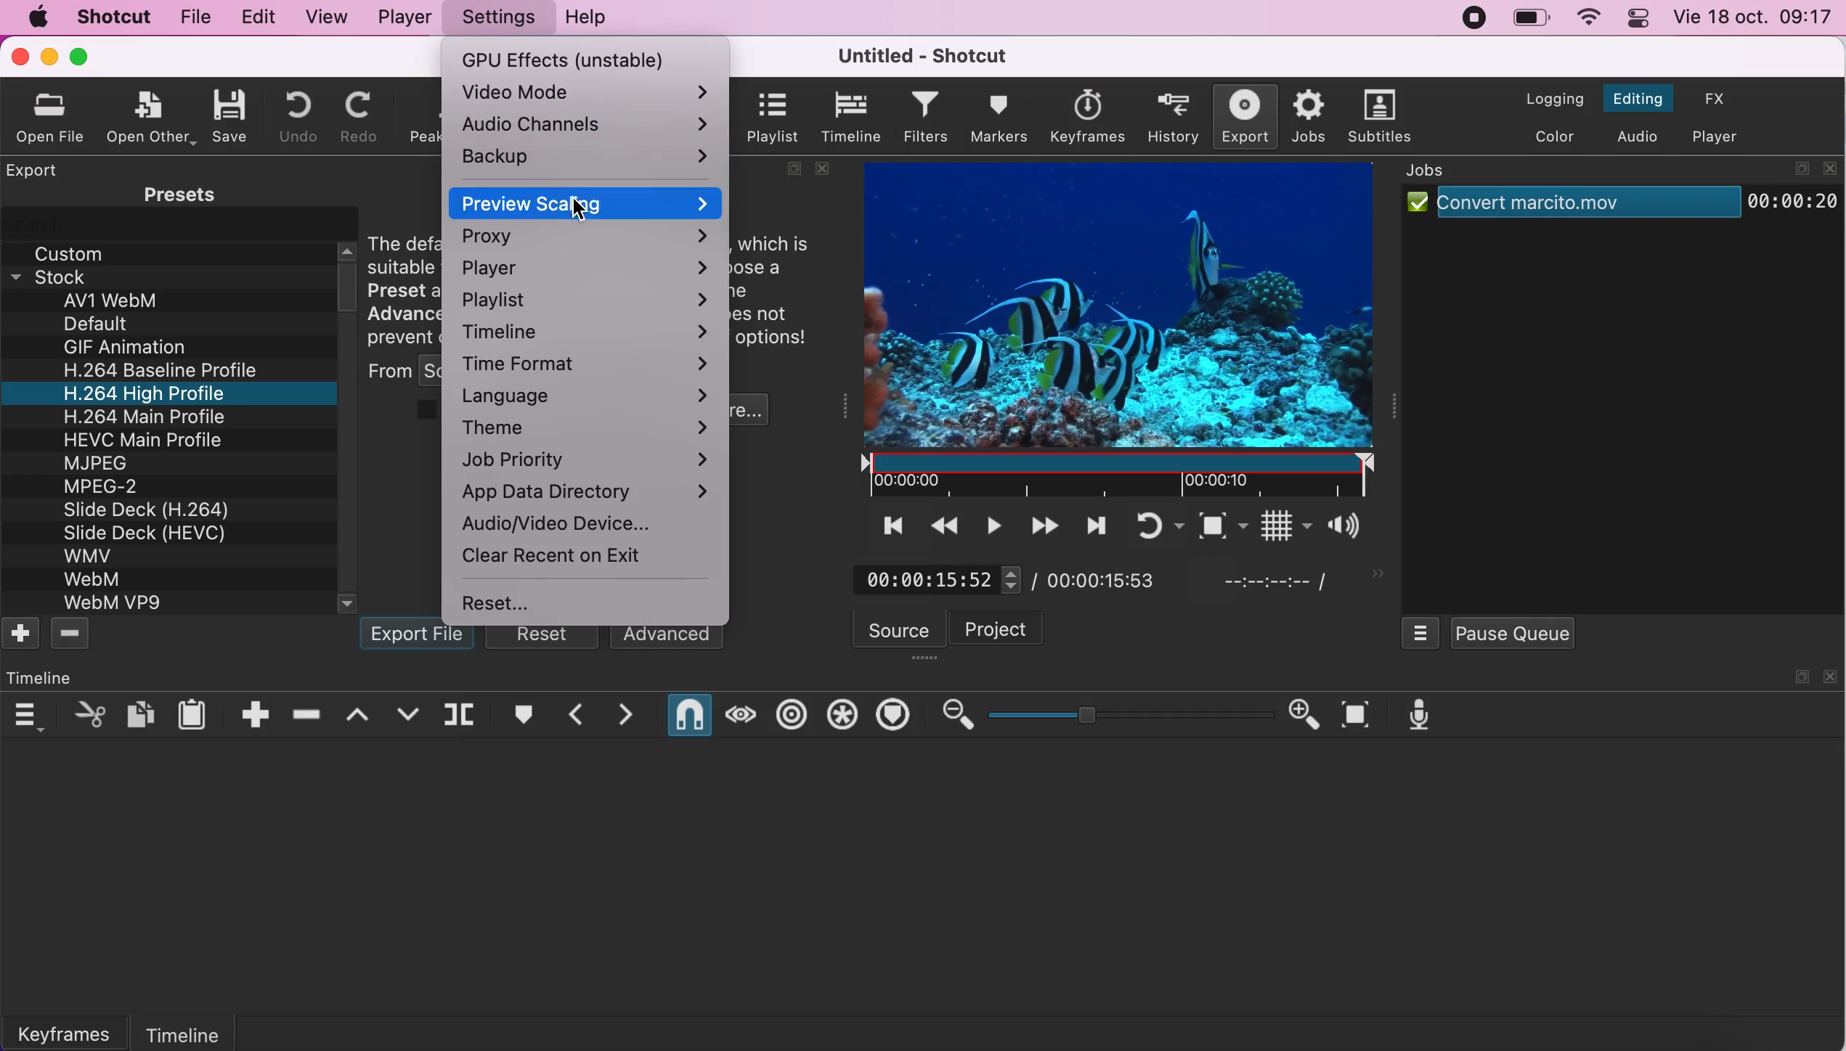  I want to click on audio/video device, so click(564, 526).